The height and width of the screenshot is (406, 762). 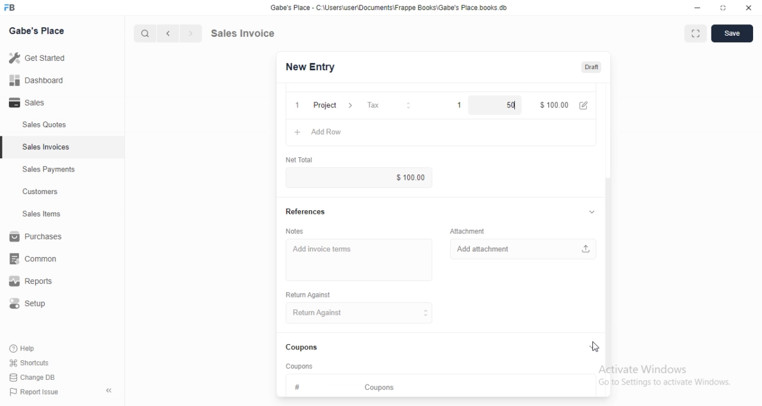 I want to click on Return Against, so click(x=361, y=313).